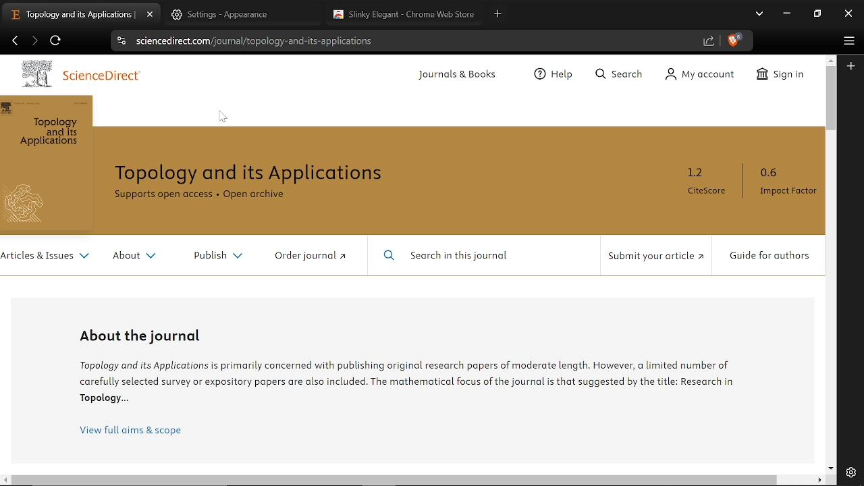 Image resolution: width=864 pixels, height=486 pixels. Describe the element at coordinates (217, 254) in the screenshot. I see `Publish` at that location.